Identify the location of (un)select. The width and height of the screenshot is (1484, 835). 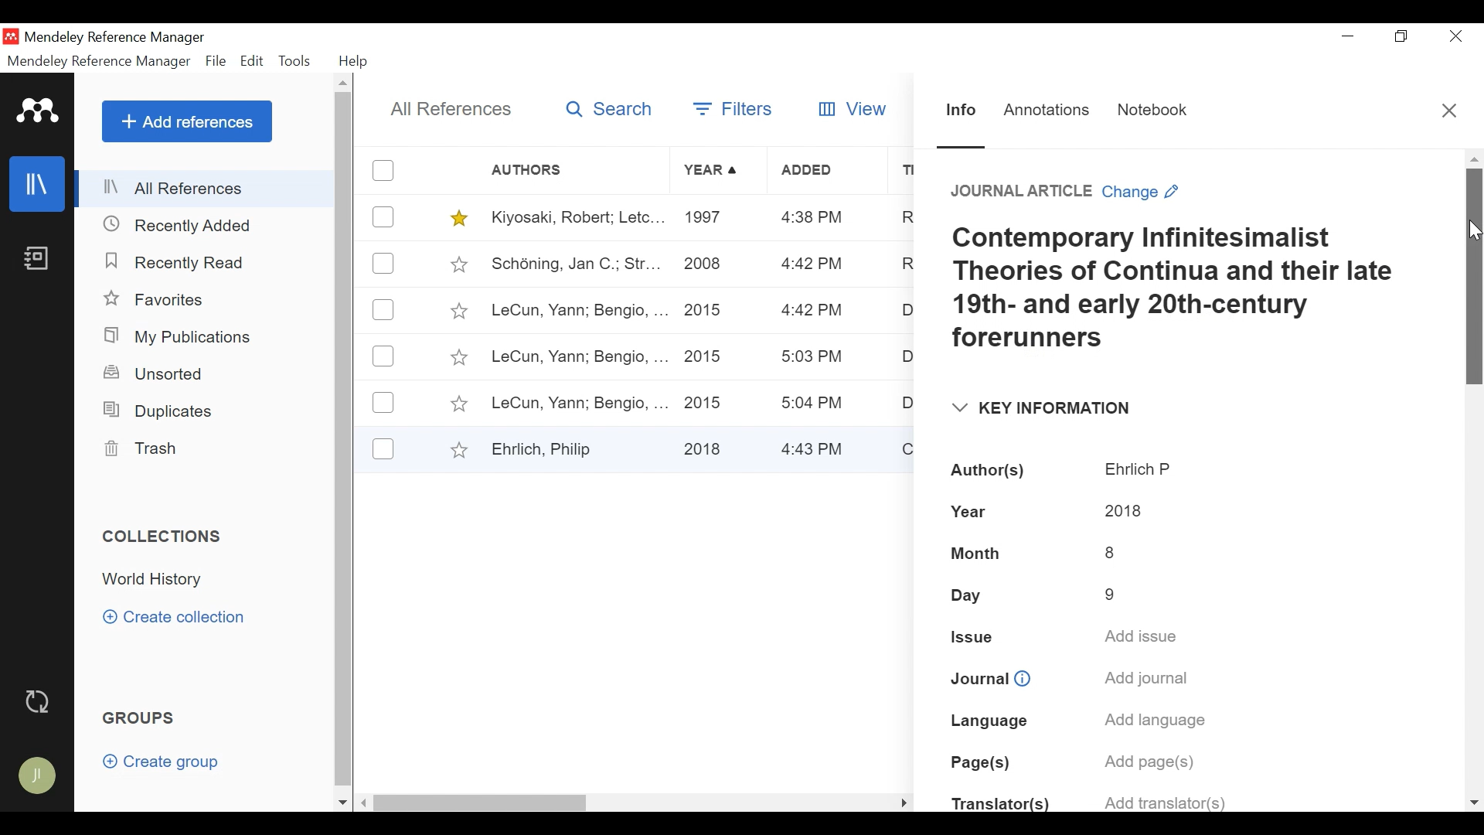
(383, 403).